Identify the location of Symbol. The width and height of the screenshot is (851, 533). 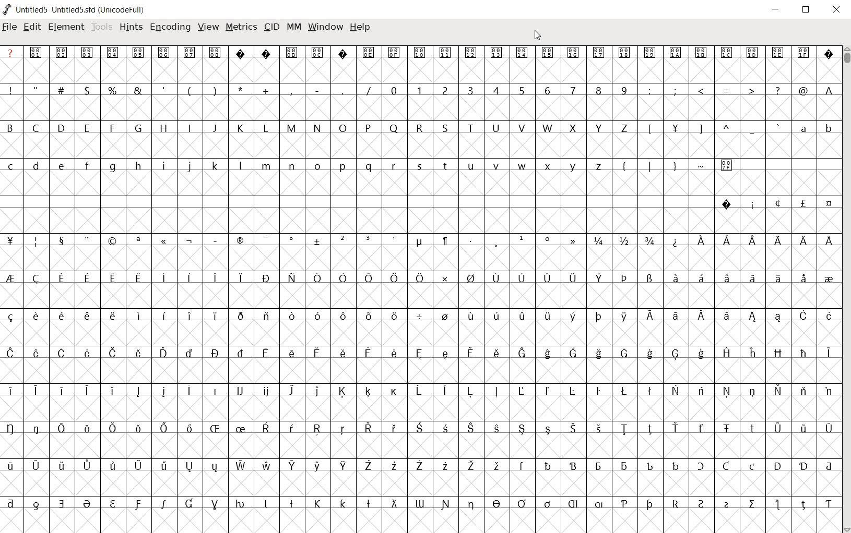
(803, 354).